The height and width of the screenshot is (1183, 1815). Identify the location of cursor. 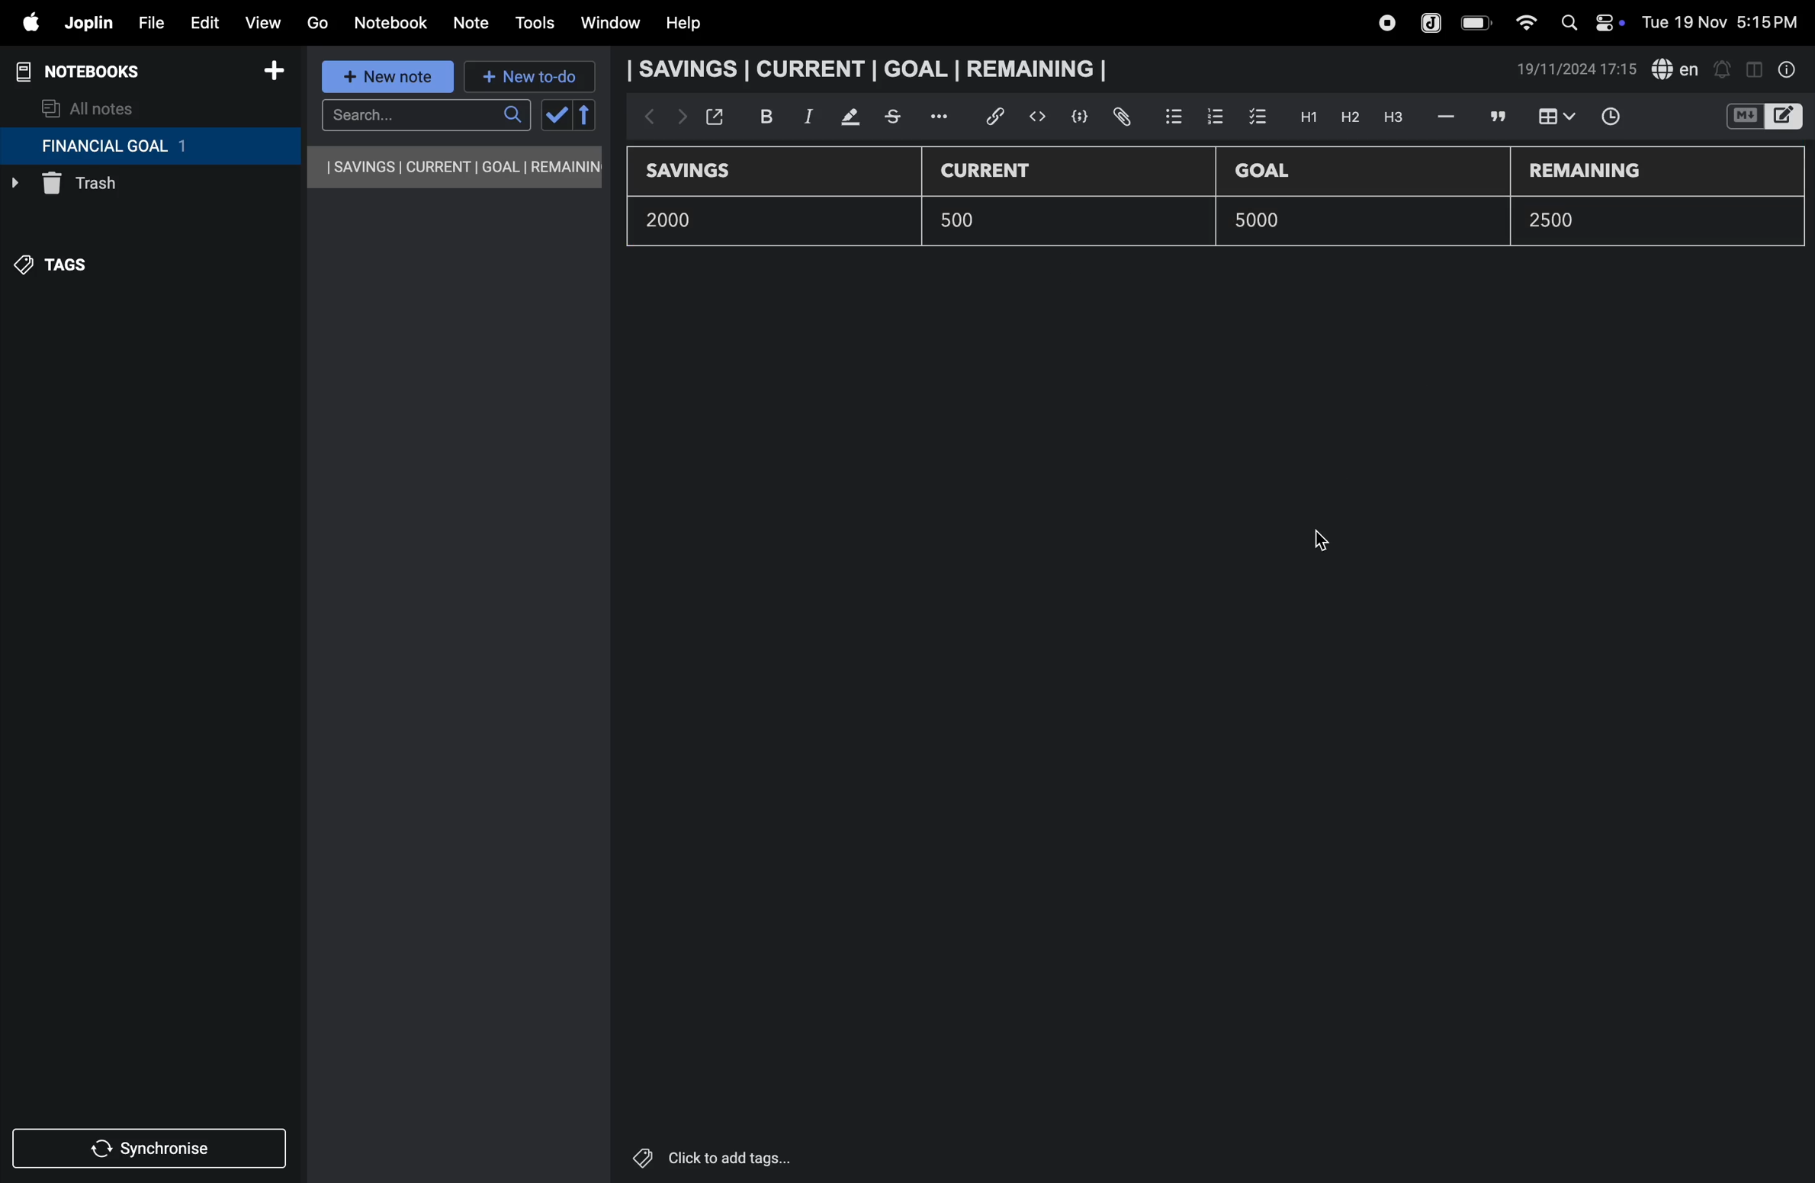
(1324, 544).